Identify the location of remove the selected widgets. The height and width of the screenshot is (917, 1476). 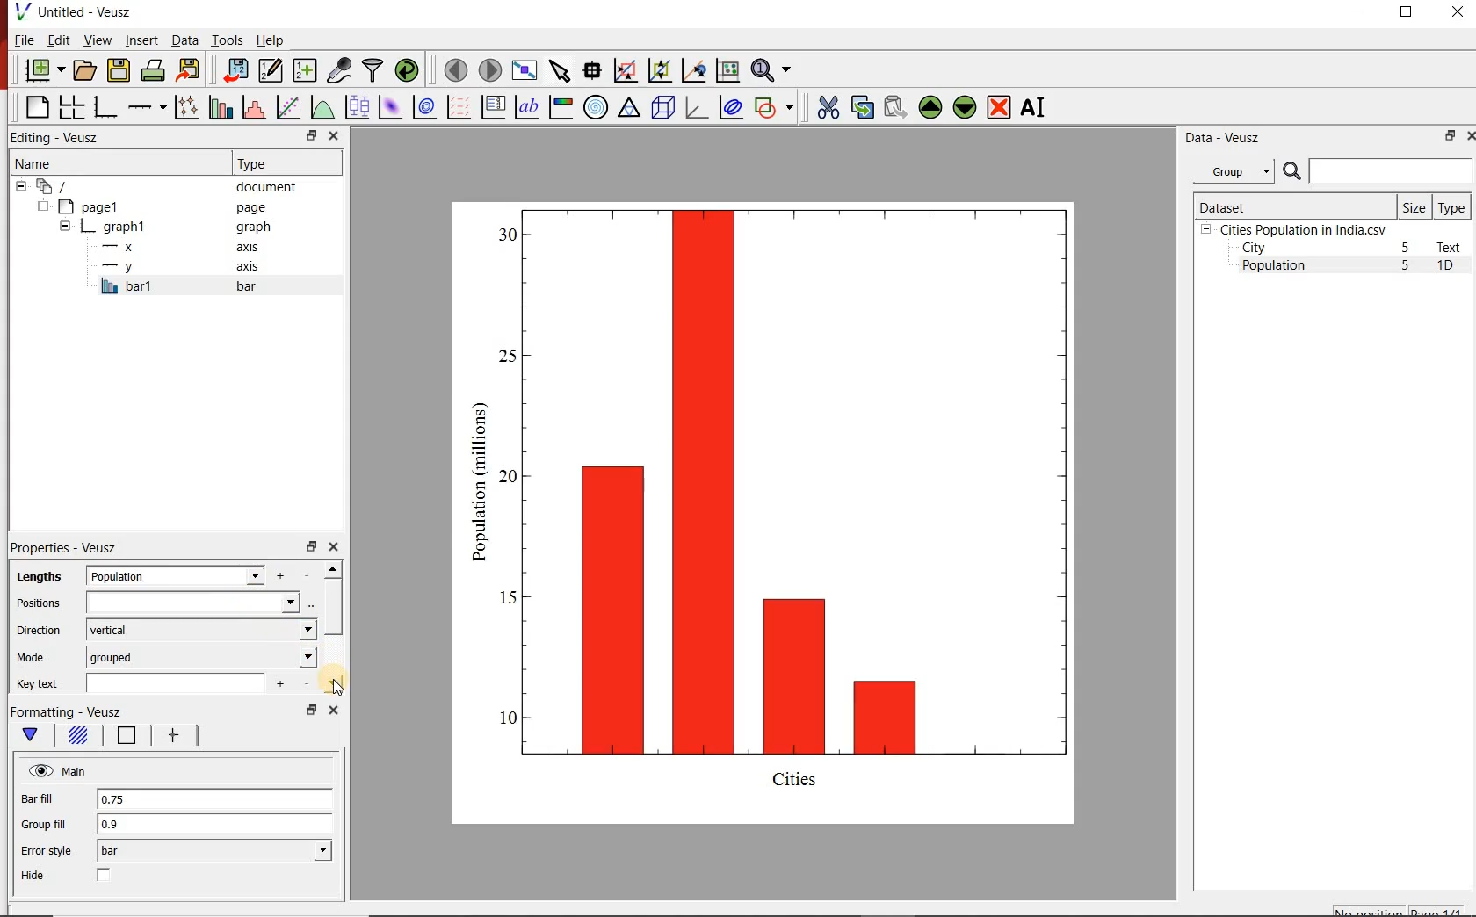
(1001, 107).